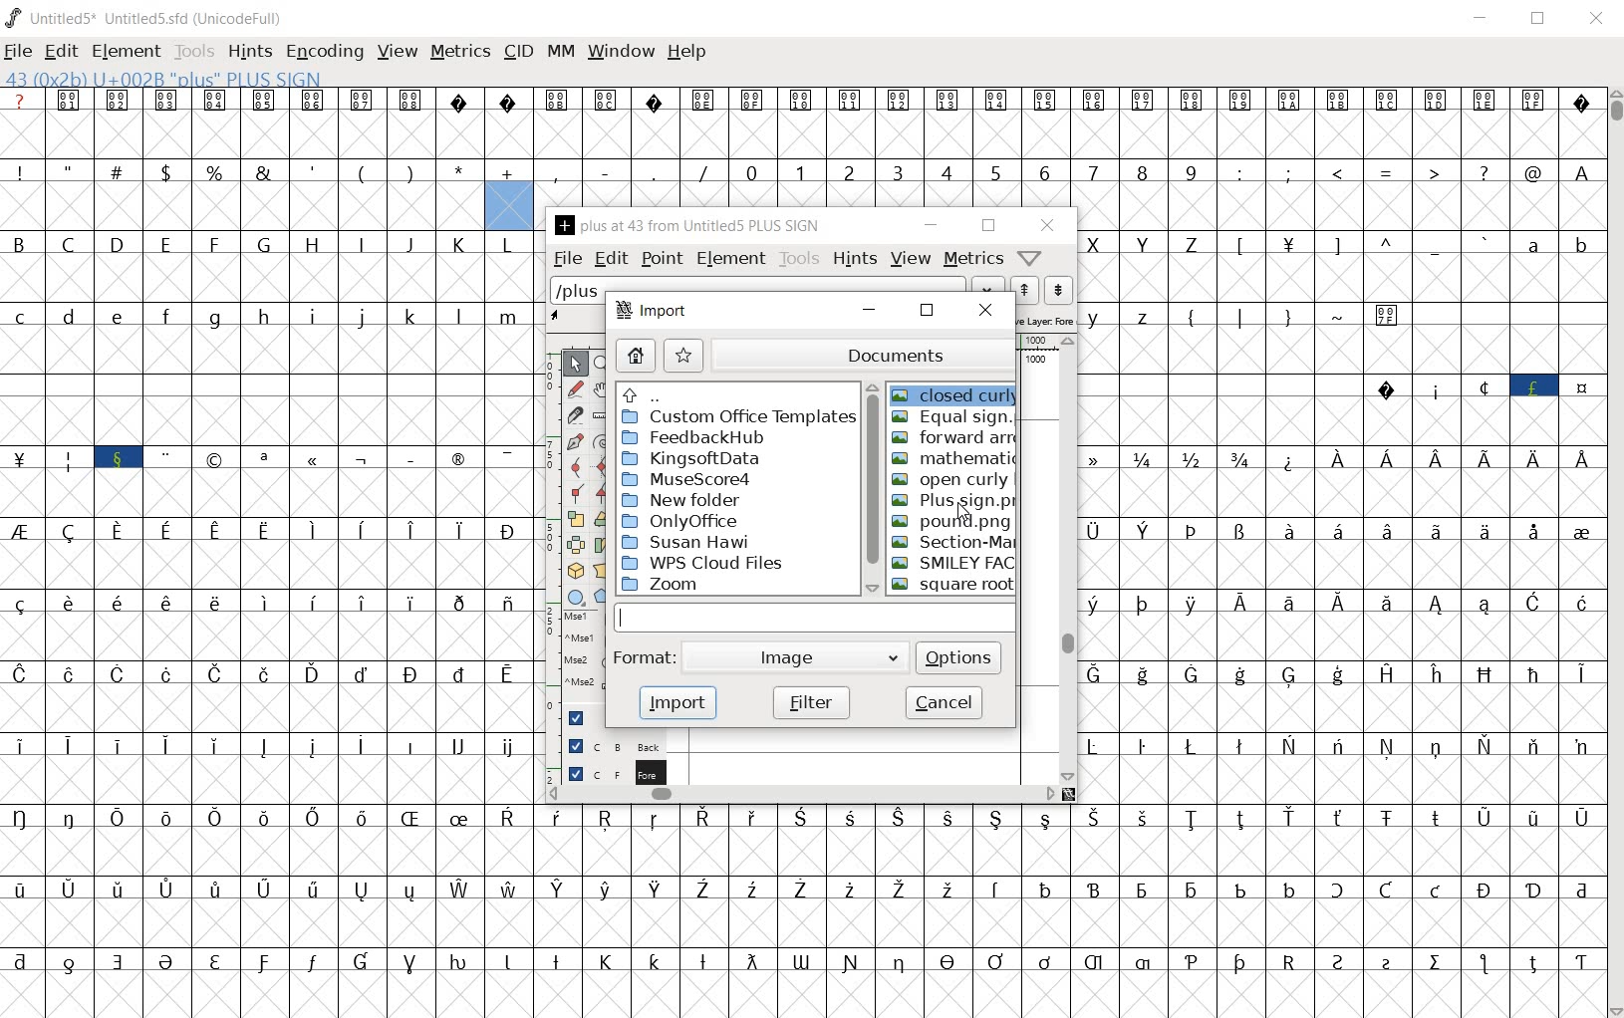 The image size is (1624, 1018). What do you see at coordinates (801, 260) in the screenshot?
I see `tools` at bounding box center [801, 260].